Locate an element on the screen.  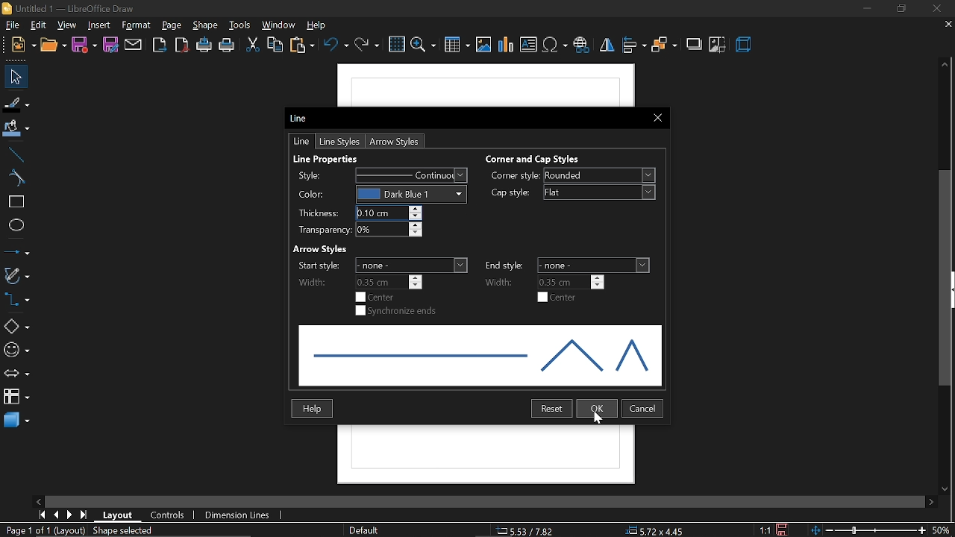
next page is located at coordinates (69, 515).